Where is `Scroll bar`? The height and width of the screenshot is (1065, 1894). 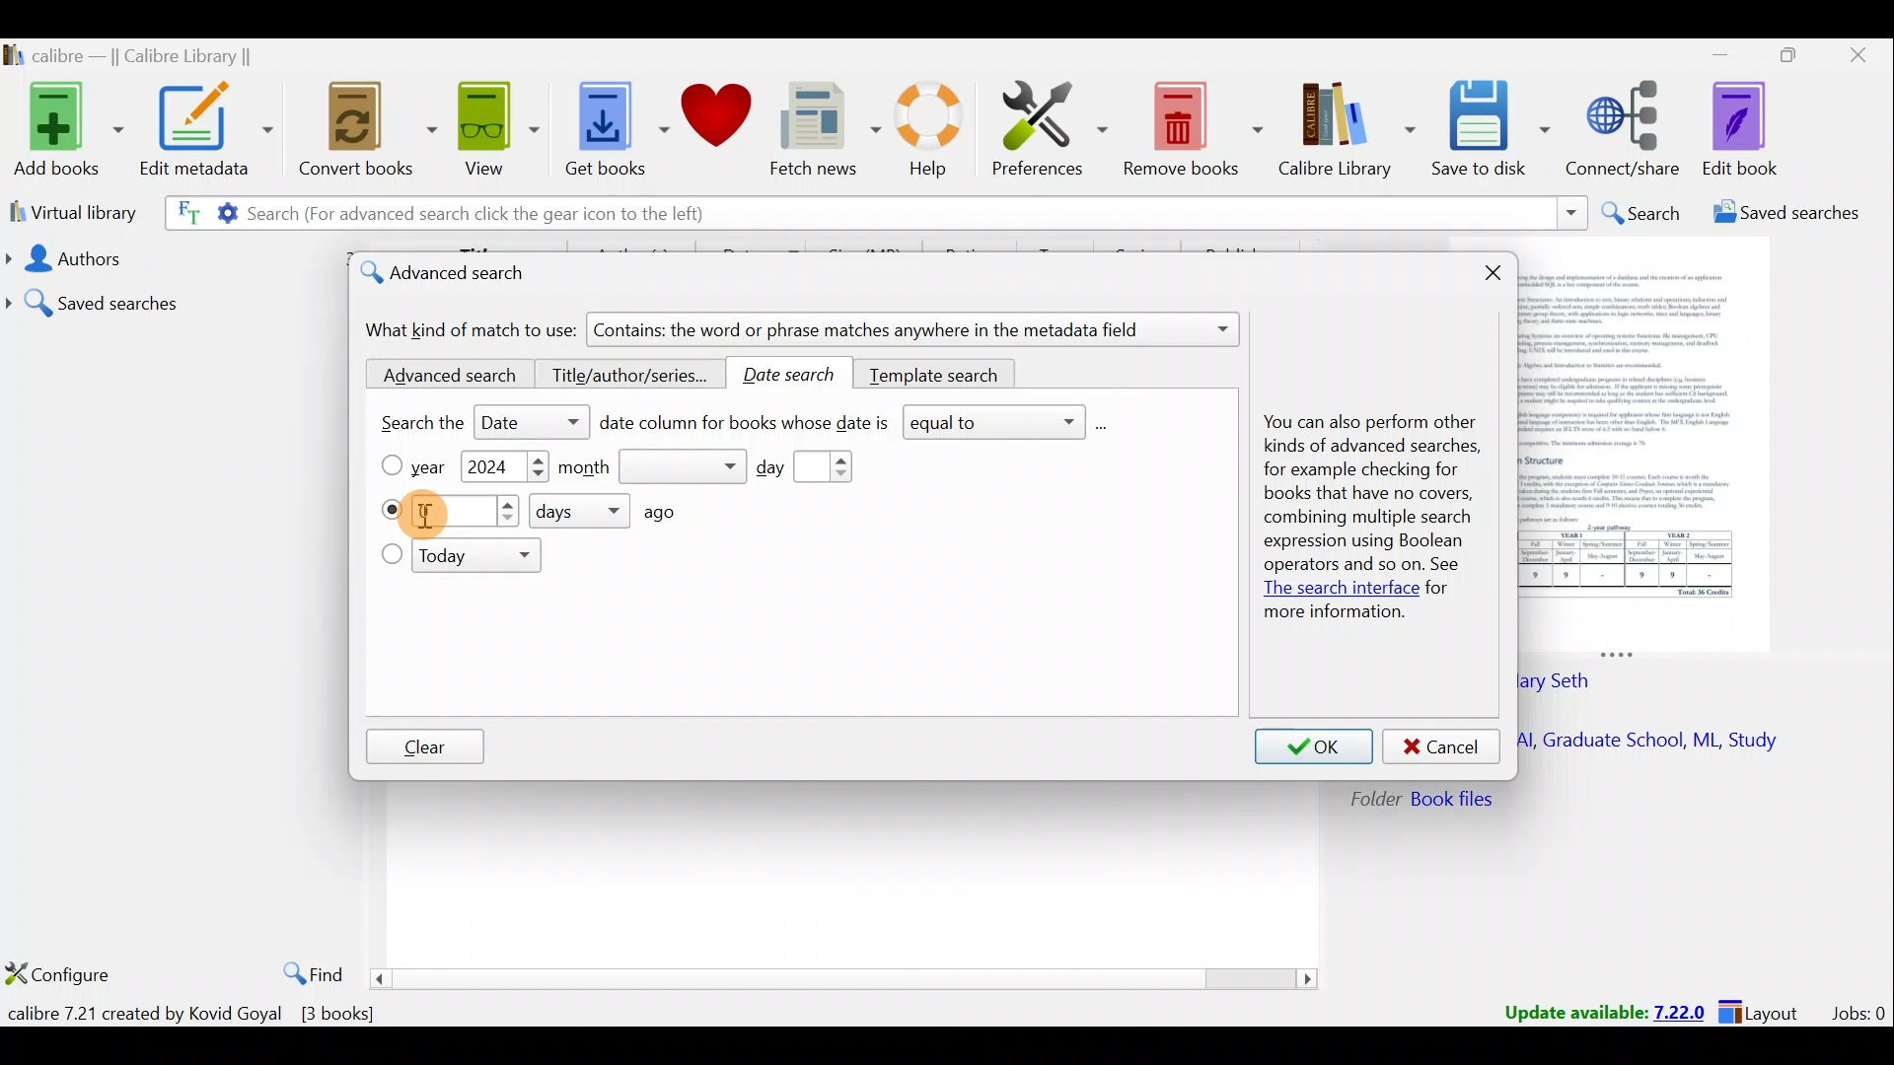 Scroll bar is located at coordinates (846, 977).